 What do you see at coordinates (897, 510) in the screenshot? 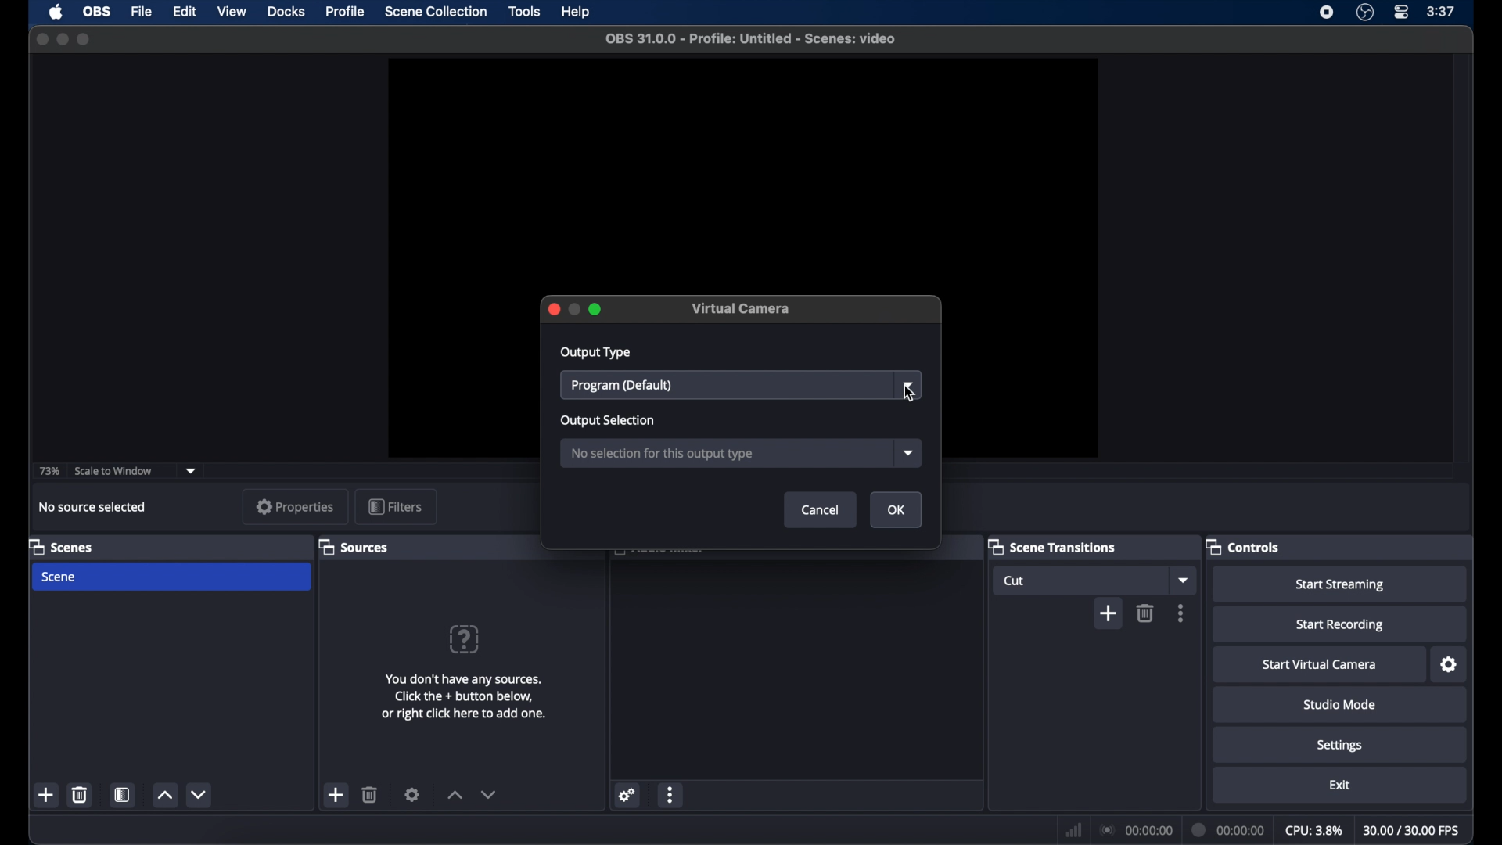
I see `ok` at bounding box center [897, 510].